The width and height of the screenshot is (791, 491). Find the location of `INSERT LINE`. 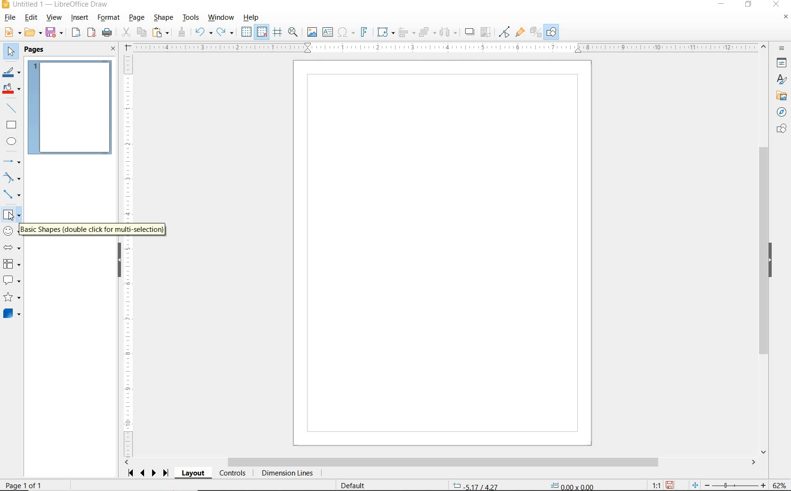

INSERT LINE is located at coordinates (13, 108).